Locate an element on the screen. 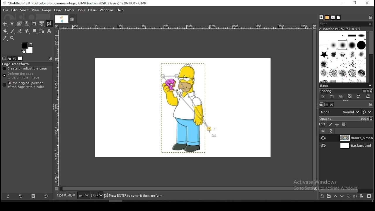  layers is located at coordinates (320, 104).